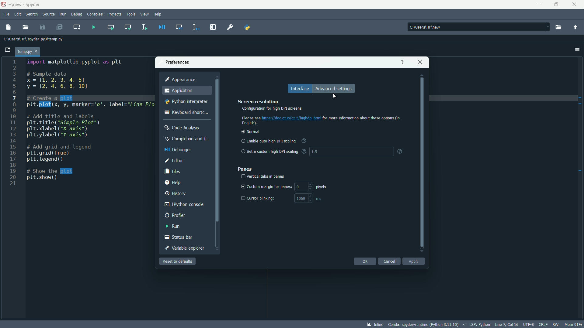 The width and height of the screenshot is (584, 328). What do you see at coordinates (400, 152) in the screenshot?
I see `more info` at bounding box center [400, 152].